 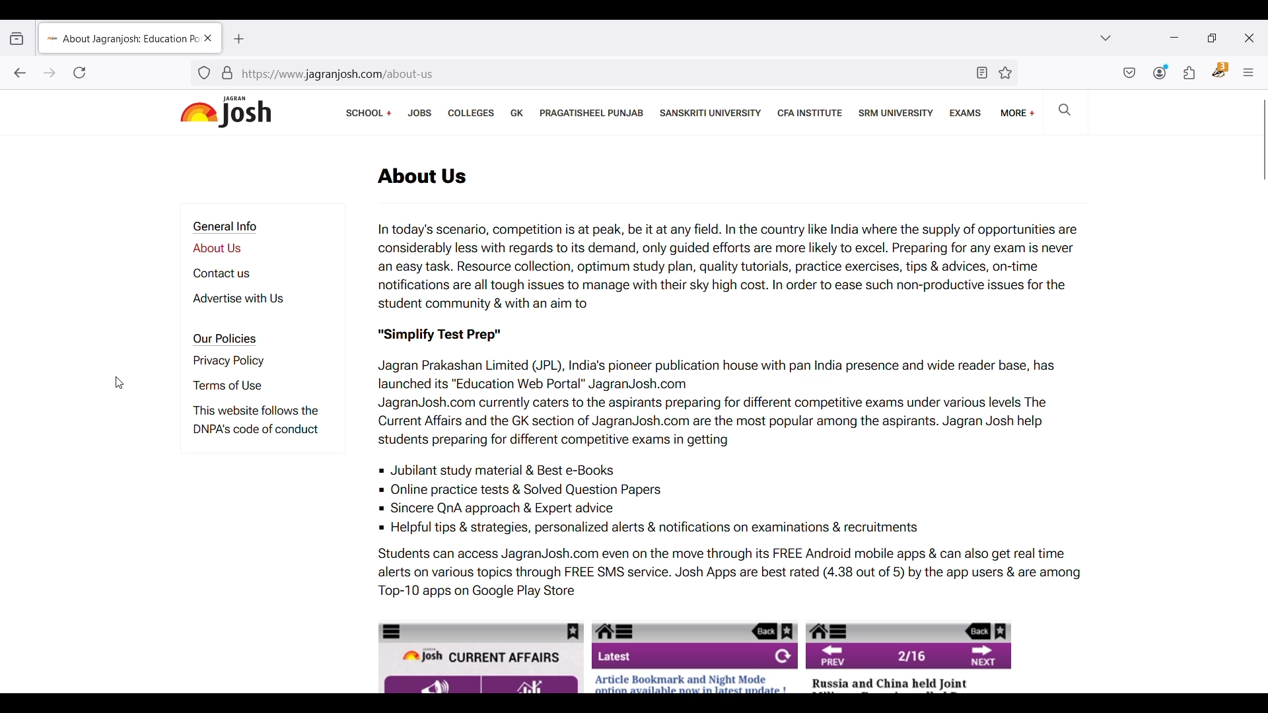 What do you see at coordinates (1249, 38) in the screenshot?
I see `Close interface` at bounding box center [1249, 38].